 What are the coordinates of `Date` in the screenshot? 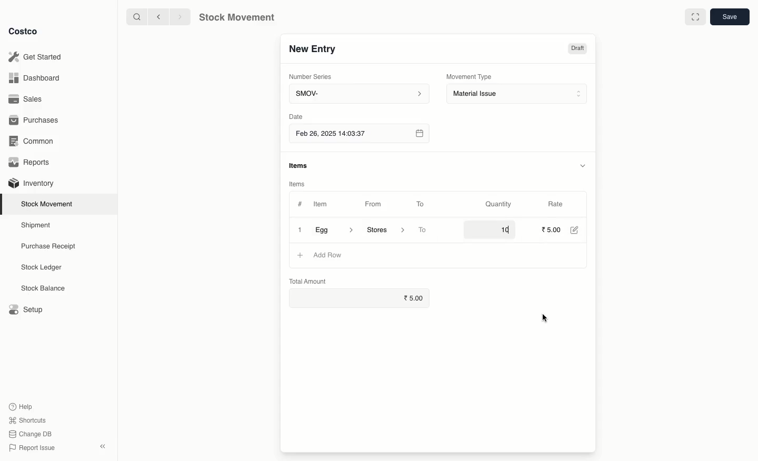 It's located at (295, 116).